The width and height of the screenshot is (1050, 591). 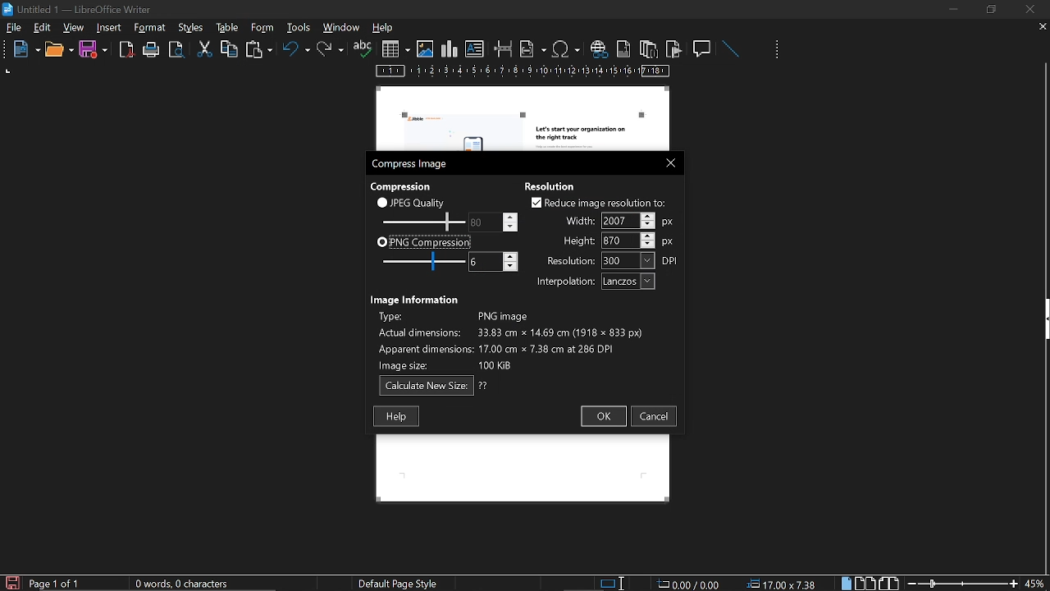 What do you see at coordinates (80, 8) in the screenshot?
I see `current window` at bounding box center [80, 8].